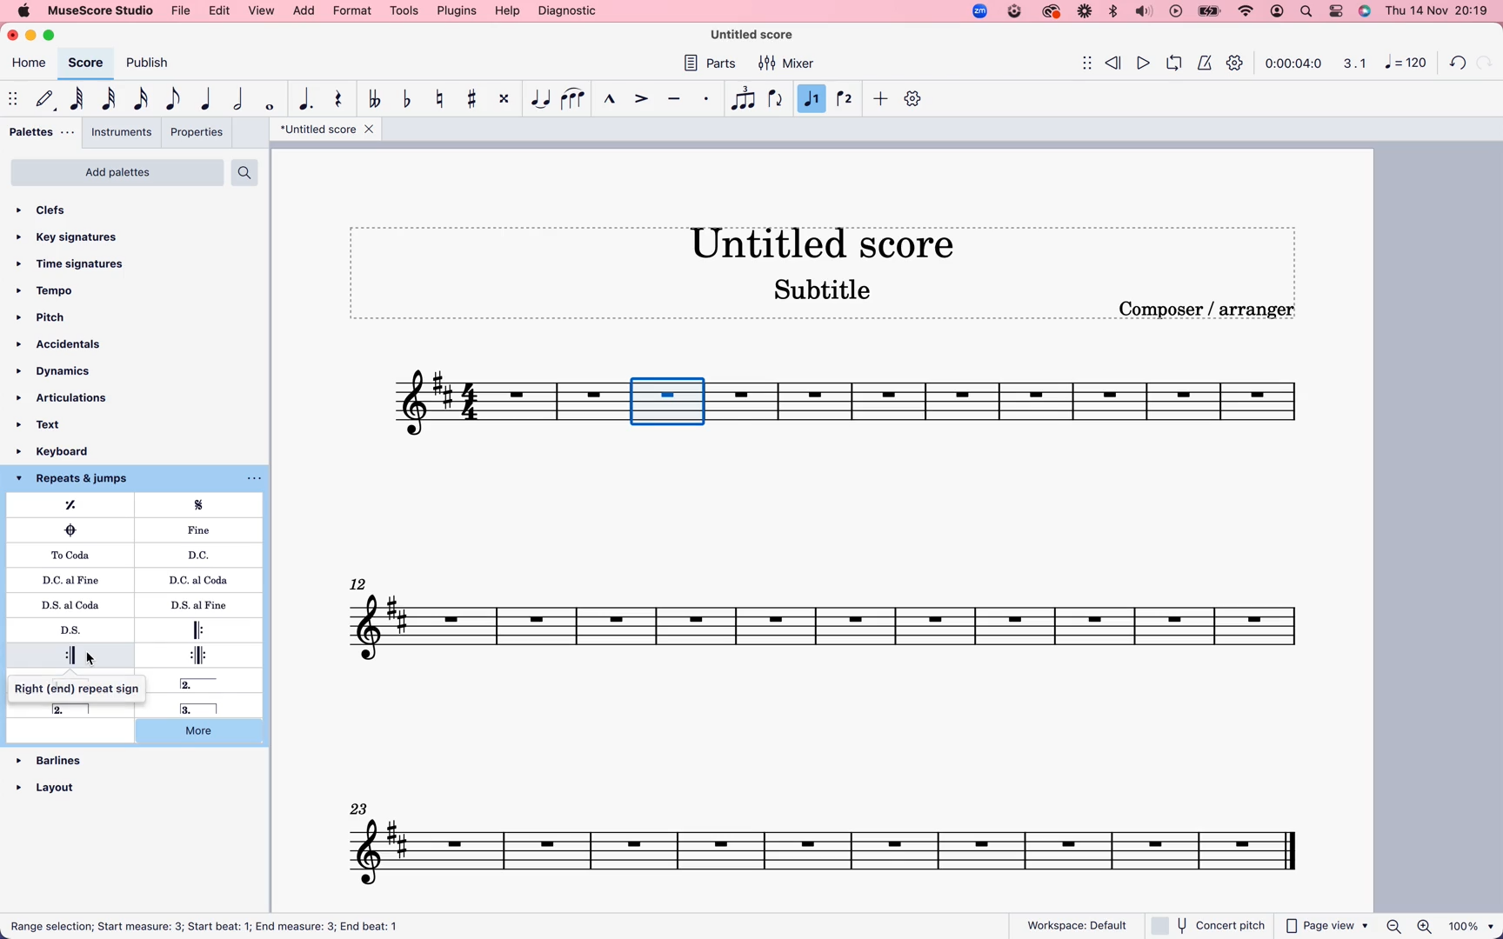  I want to click on file, so click(183, 11).